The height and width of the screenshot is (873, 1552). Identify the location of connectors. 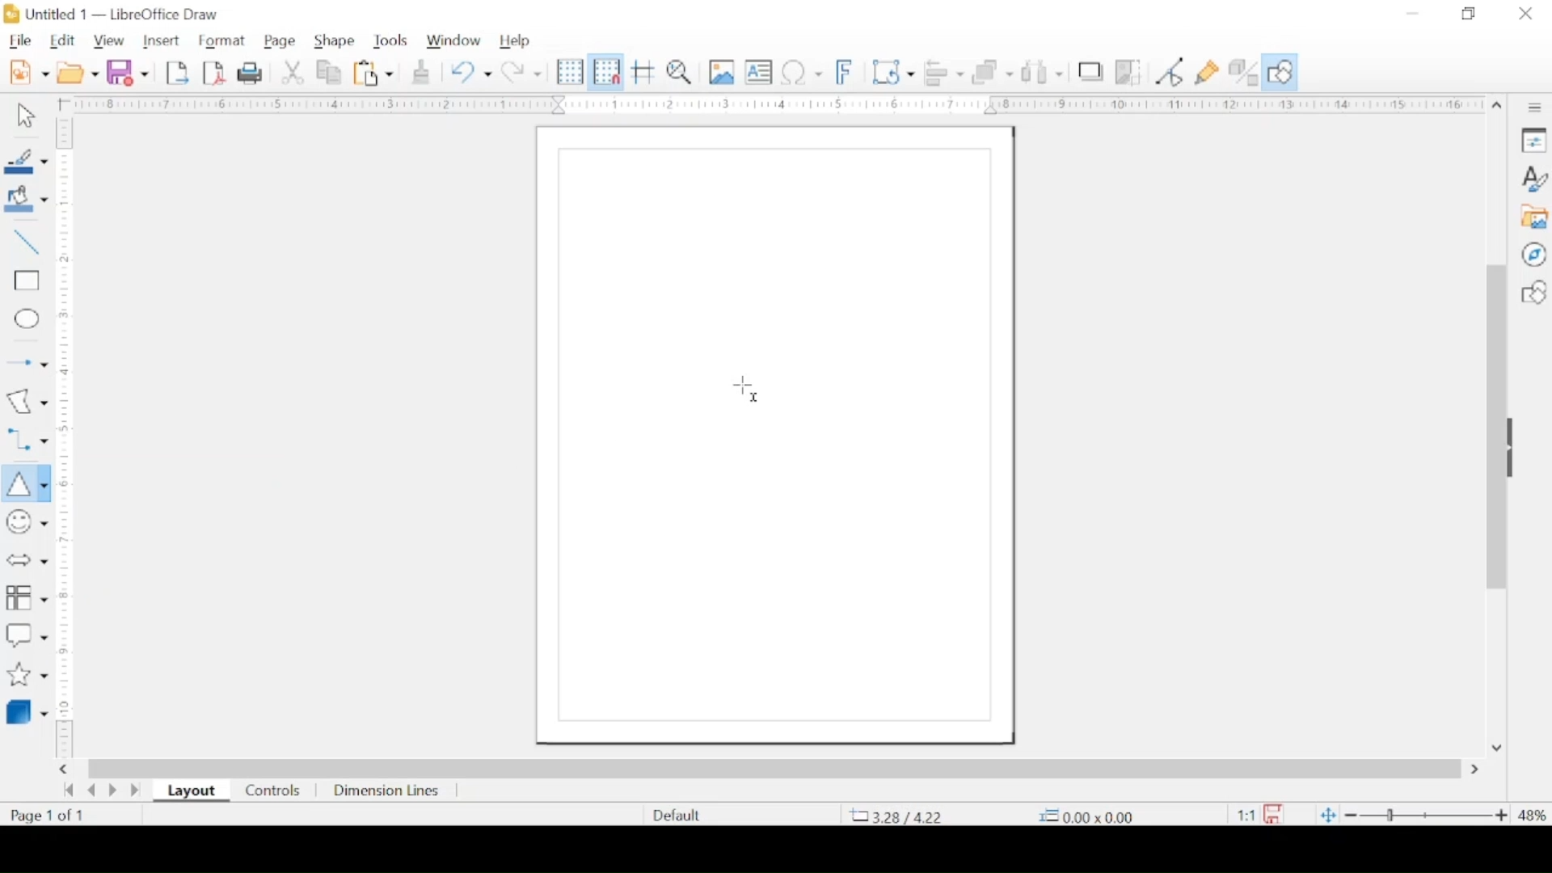
(26, 437).